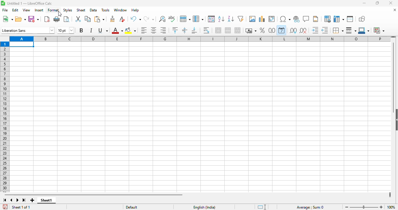 This screenshot has width=398, height=210. What do you see at coordinates (377, 3) in the screenshot?
I see `maximize` at bounding box center [377, 3].